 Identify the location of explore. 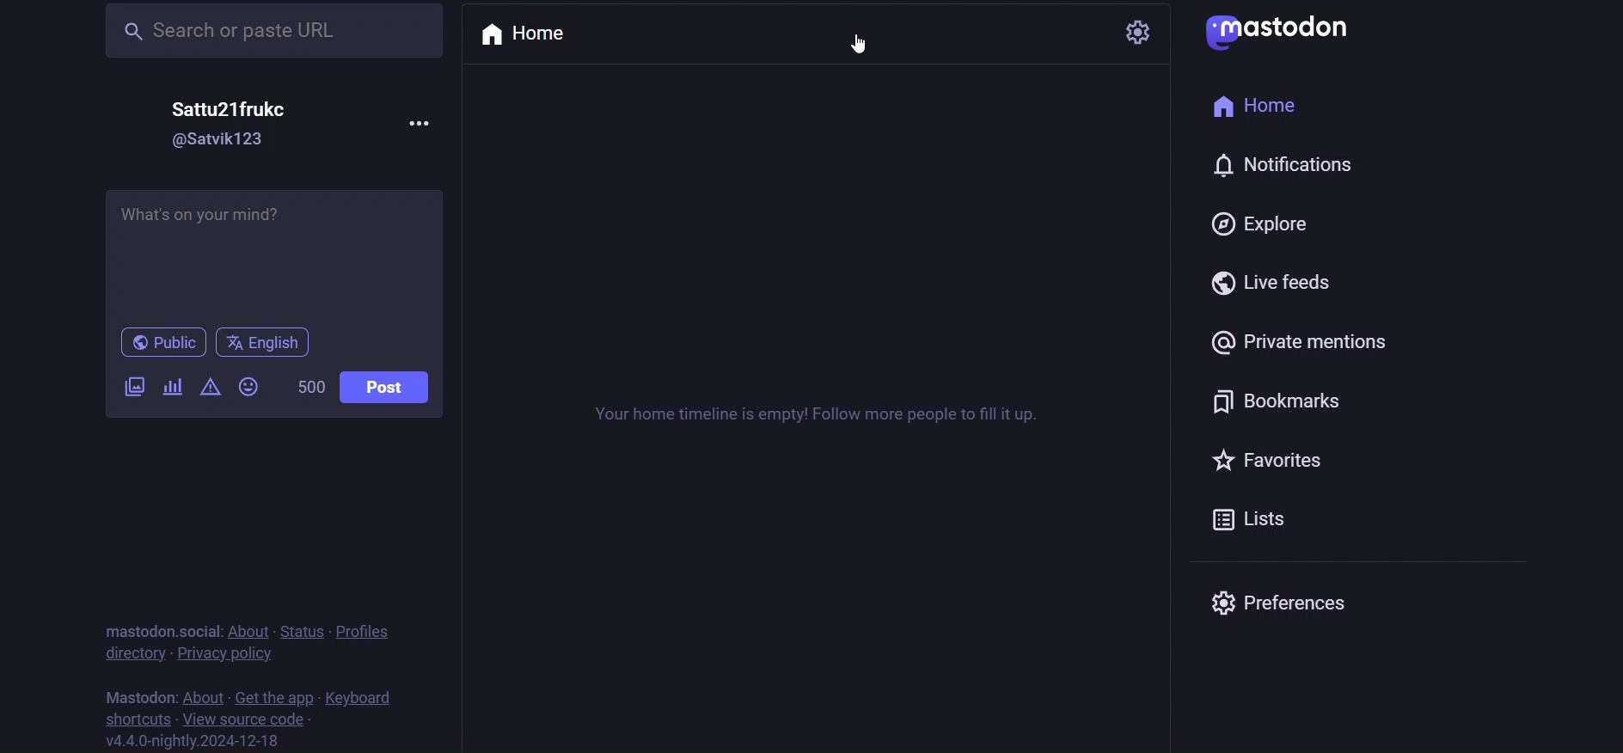
(1273, 225).